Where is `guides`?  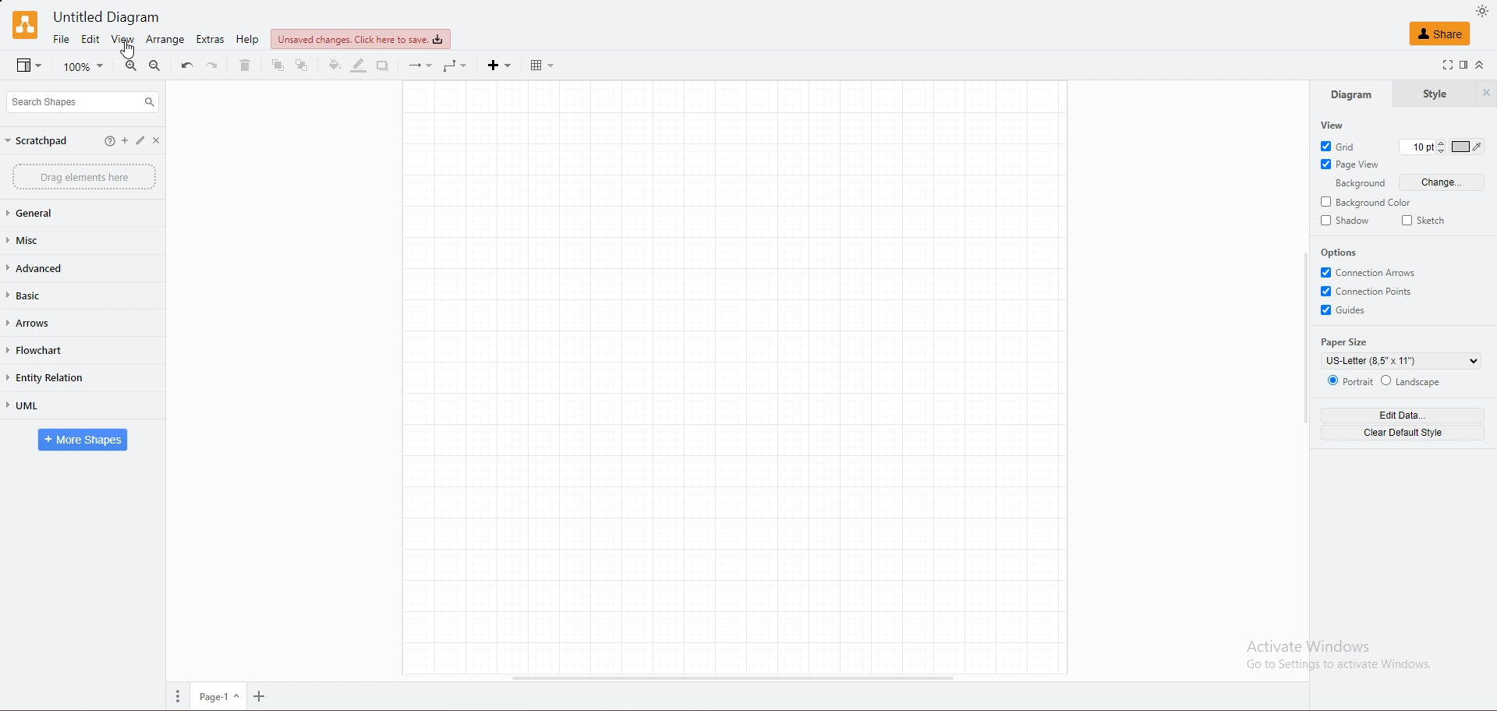 guides is located at coordinates (1349, 310).